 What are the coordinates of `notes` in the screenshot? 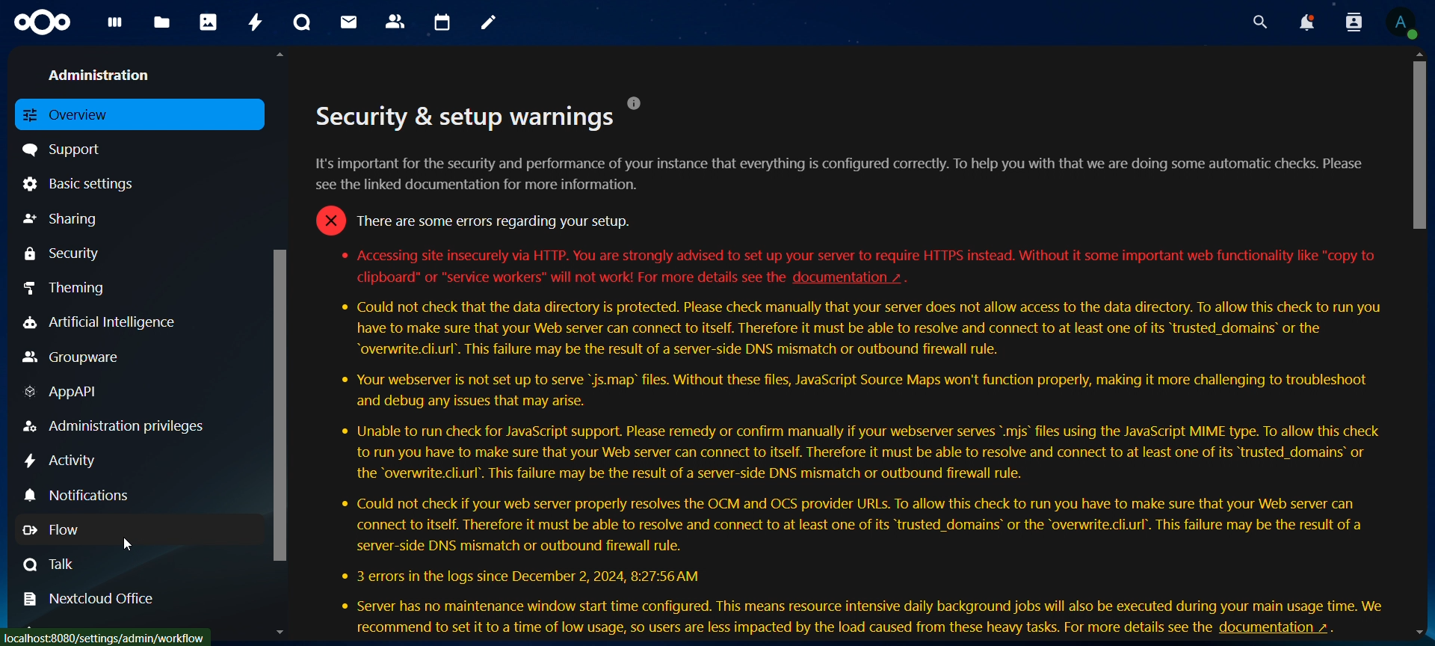 It's located at (491, 23).